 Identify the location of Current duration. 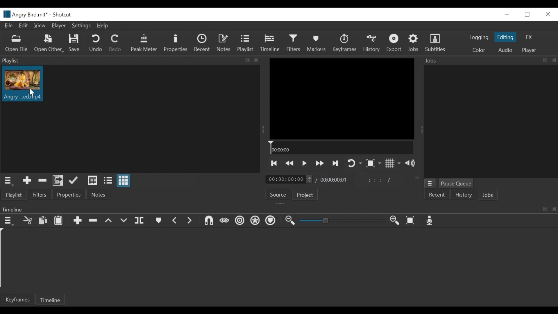
(289, 179).